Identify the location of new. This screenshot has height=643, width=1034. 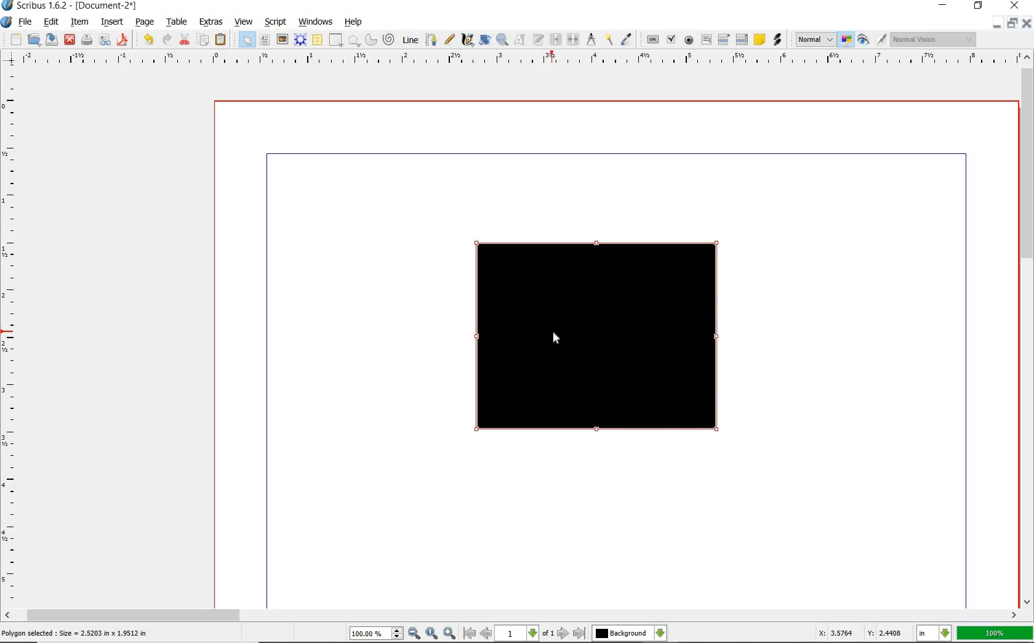
(16, 39).